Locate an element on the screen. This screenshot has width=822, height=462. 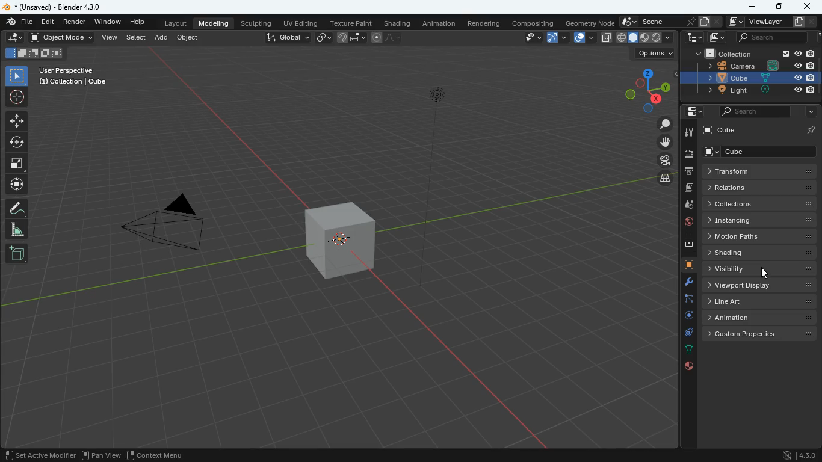
select is located at coordinates (16, 76).